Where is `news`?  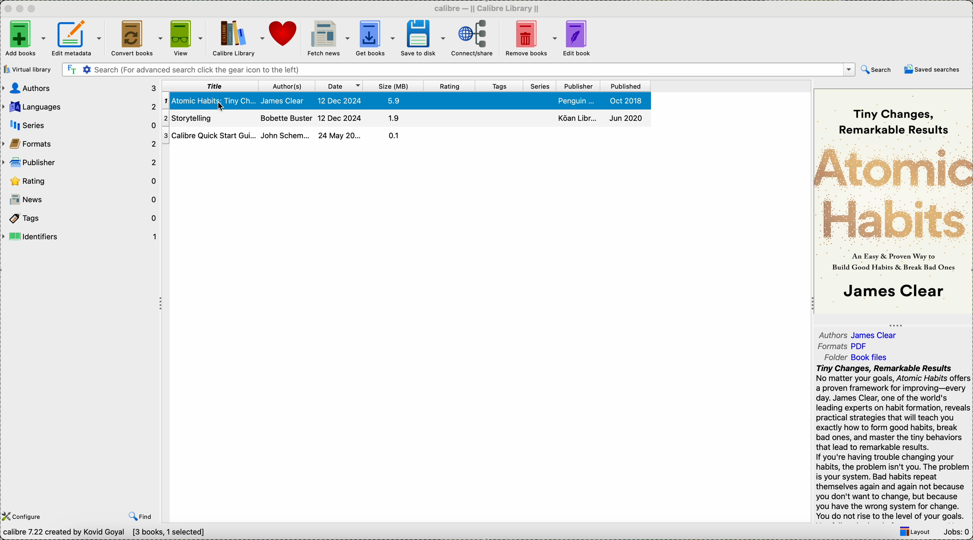
news is located at coordinates (80, 200).